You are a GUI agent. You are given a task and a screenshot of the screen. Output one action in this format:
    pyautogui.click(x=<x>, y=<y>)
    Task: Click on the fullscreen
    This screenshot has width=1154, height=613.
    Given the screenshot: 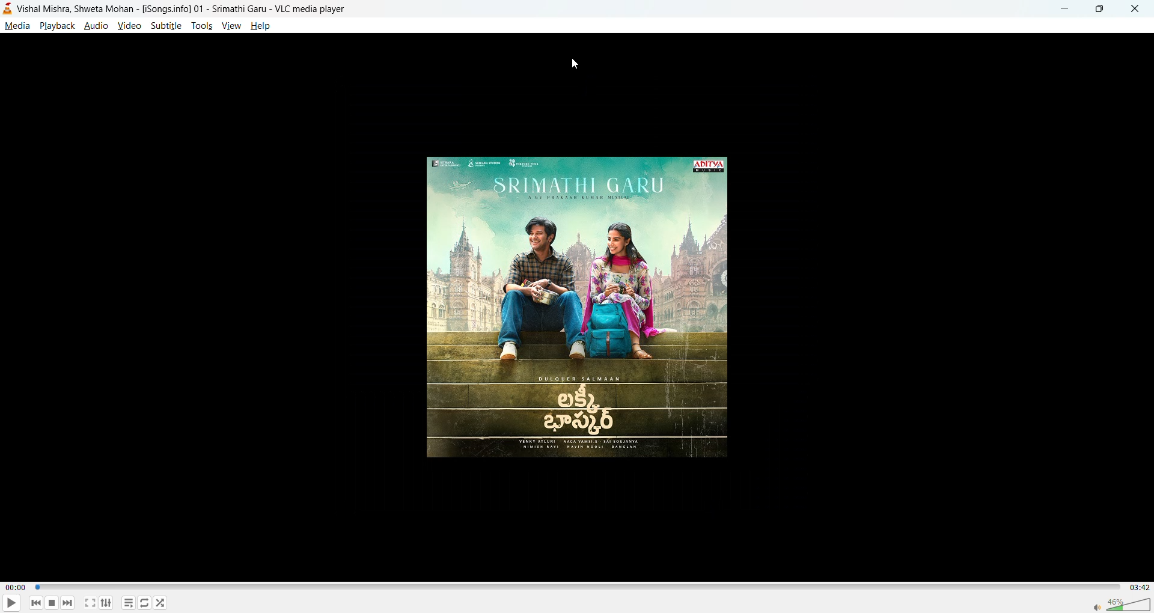 What is the action you would take?
    pyautogui.click(x=90, y=603)
    